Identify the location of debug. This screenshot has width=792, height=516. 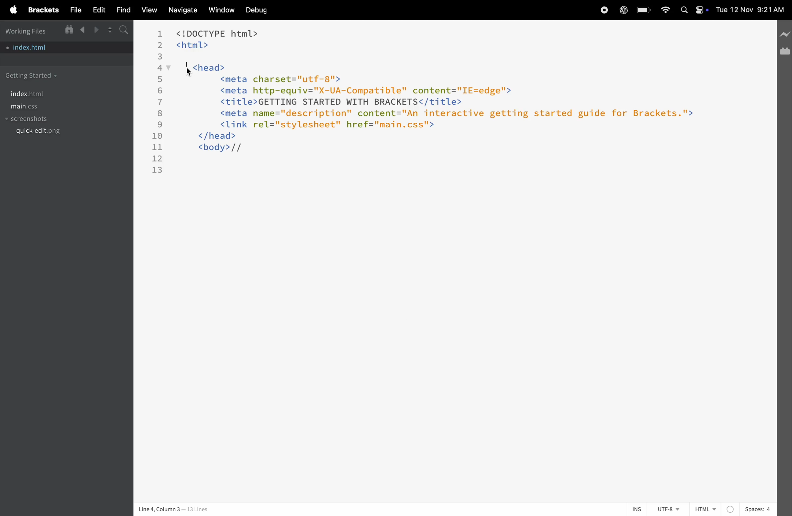
(261, 9).